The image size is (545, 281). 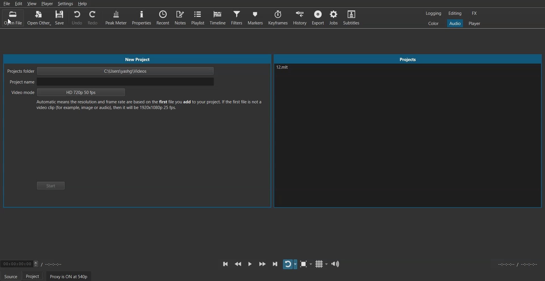 I want to click on Playlist, so click(x=198, y=18).